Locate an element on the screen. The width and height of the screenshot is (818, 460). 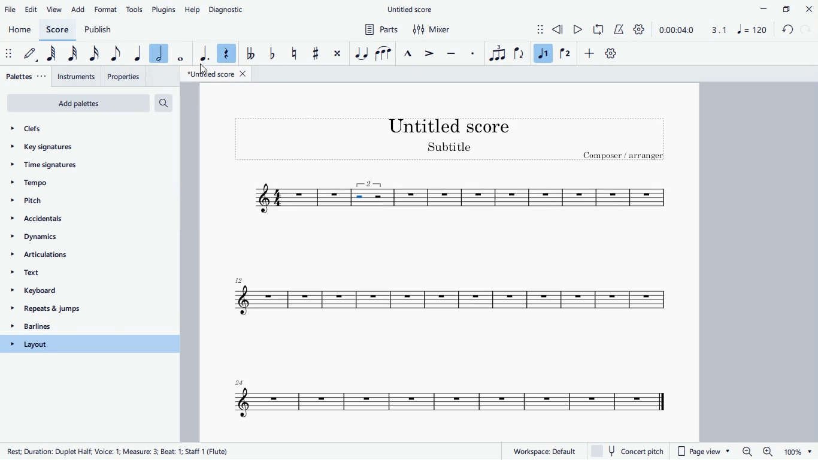
minimize is located at coordinates (759, 8).